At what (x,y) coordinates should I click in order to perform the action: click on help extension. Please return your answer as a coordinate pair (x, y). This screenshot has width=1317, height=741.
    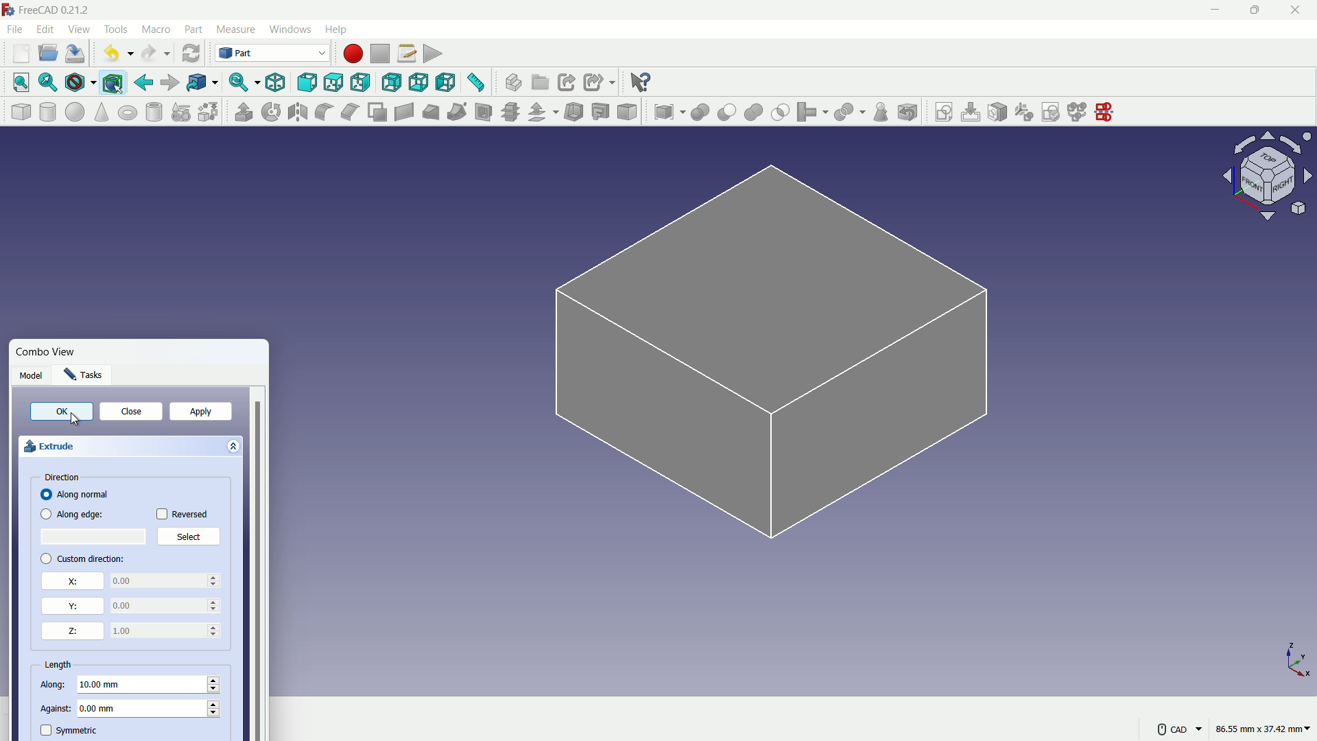
    Looking at the image, I should click on (639, 82).